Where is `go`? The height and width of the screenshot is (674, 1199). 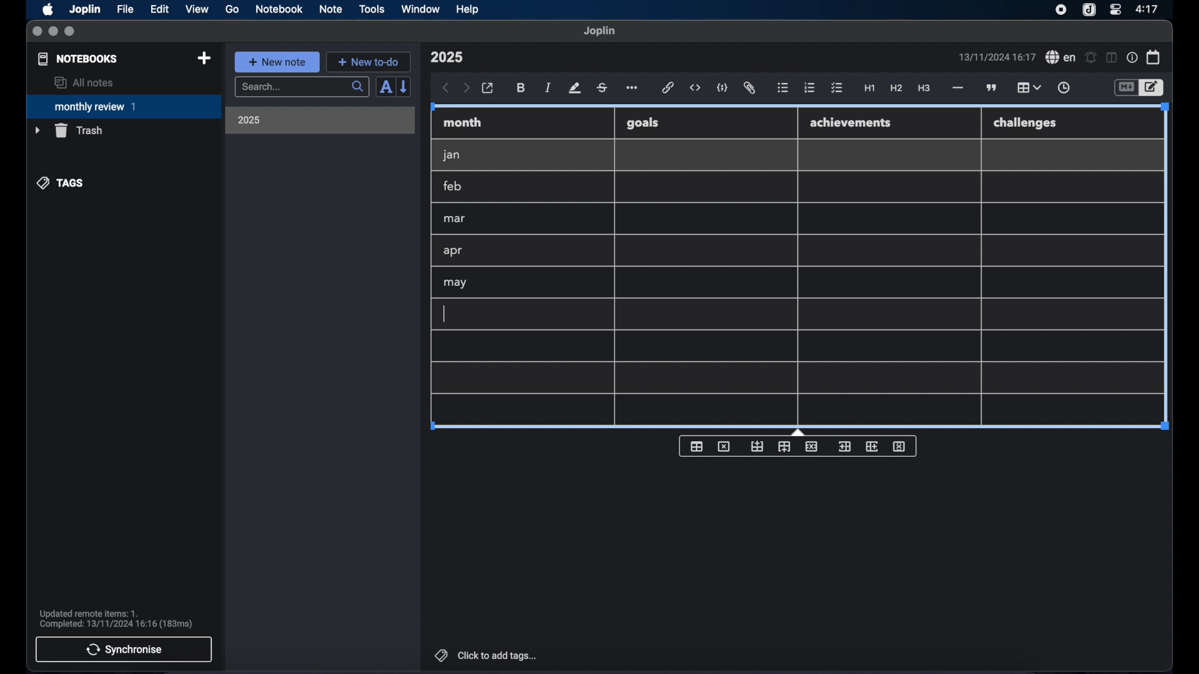
go is located at coordinates (232, 9).